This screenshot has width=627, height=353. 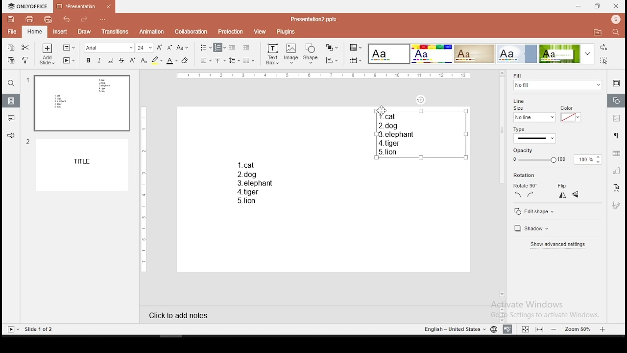 What do you see at coordinates (616, 84) in the screenshot?
I see `slide settings` at bounding box center [616, 84].